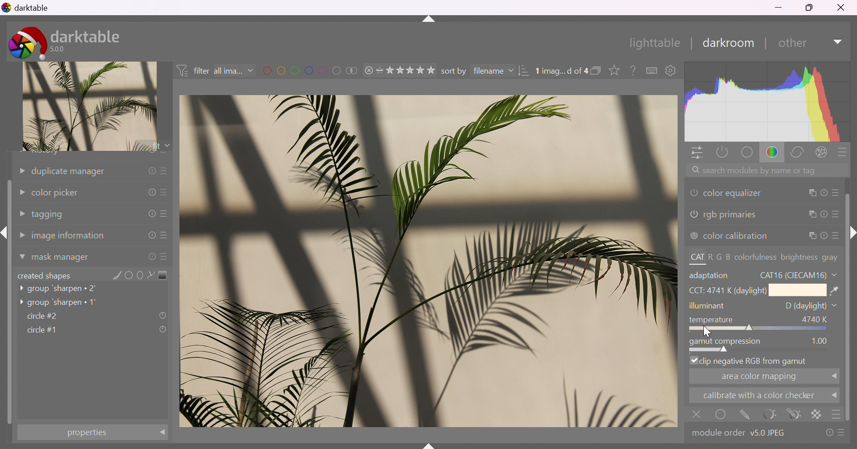 Image resolution: width=857 pixels, height=449 pixels. Describe the element at coordinates (728, 44) in the screenshot. I see `darkroom` at that location.